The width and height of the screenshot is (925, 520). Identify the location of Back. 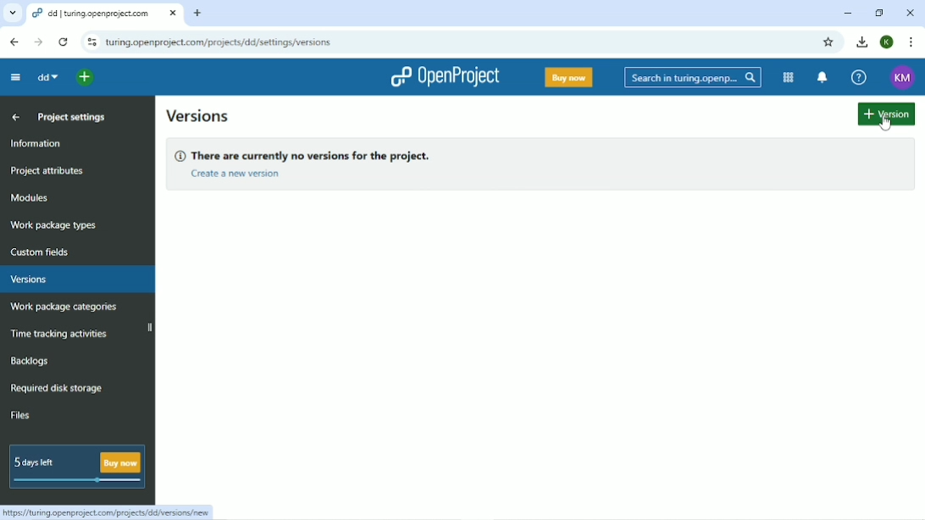
(15, 42).